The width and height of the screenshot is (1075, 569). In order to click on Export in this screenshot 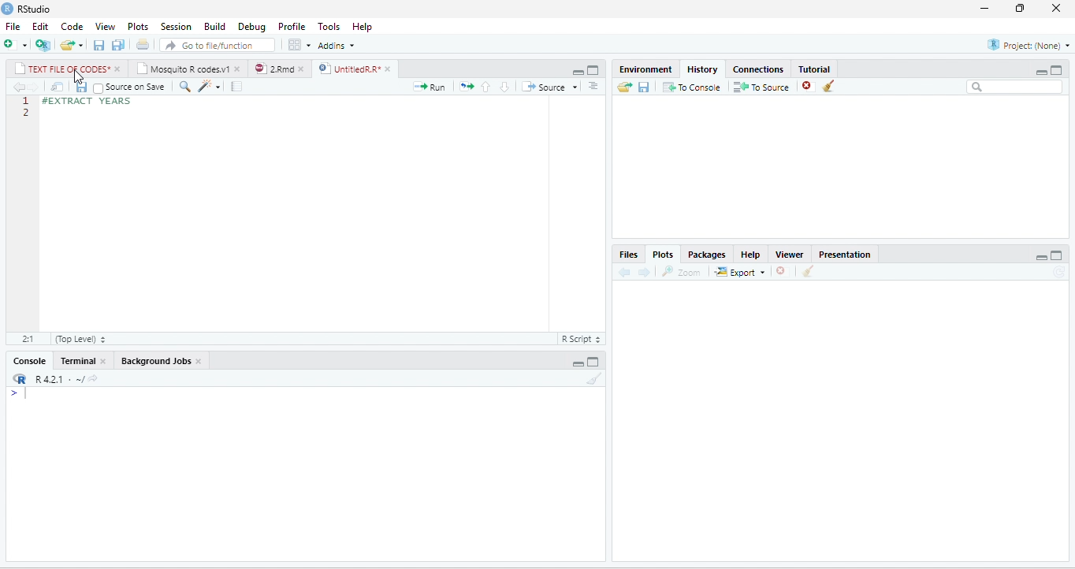, I will do `click(741, 271)`.